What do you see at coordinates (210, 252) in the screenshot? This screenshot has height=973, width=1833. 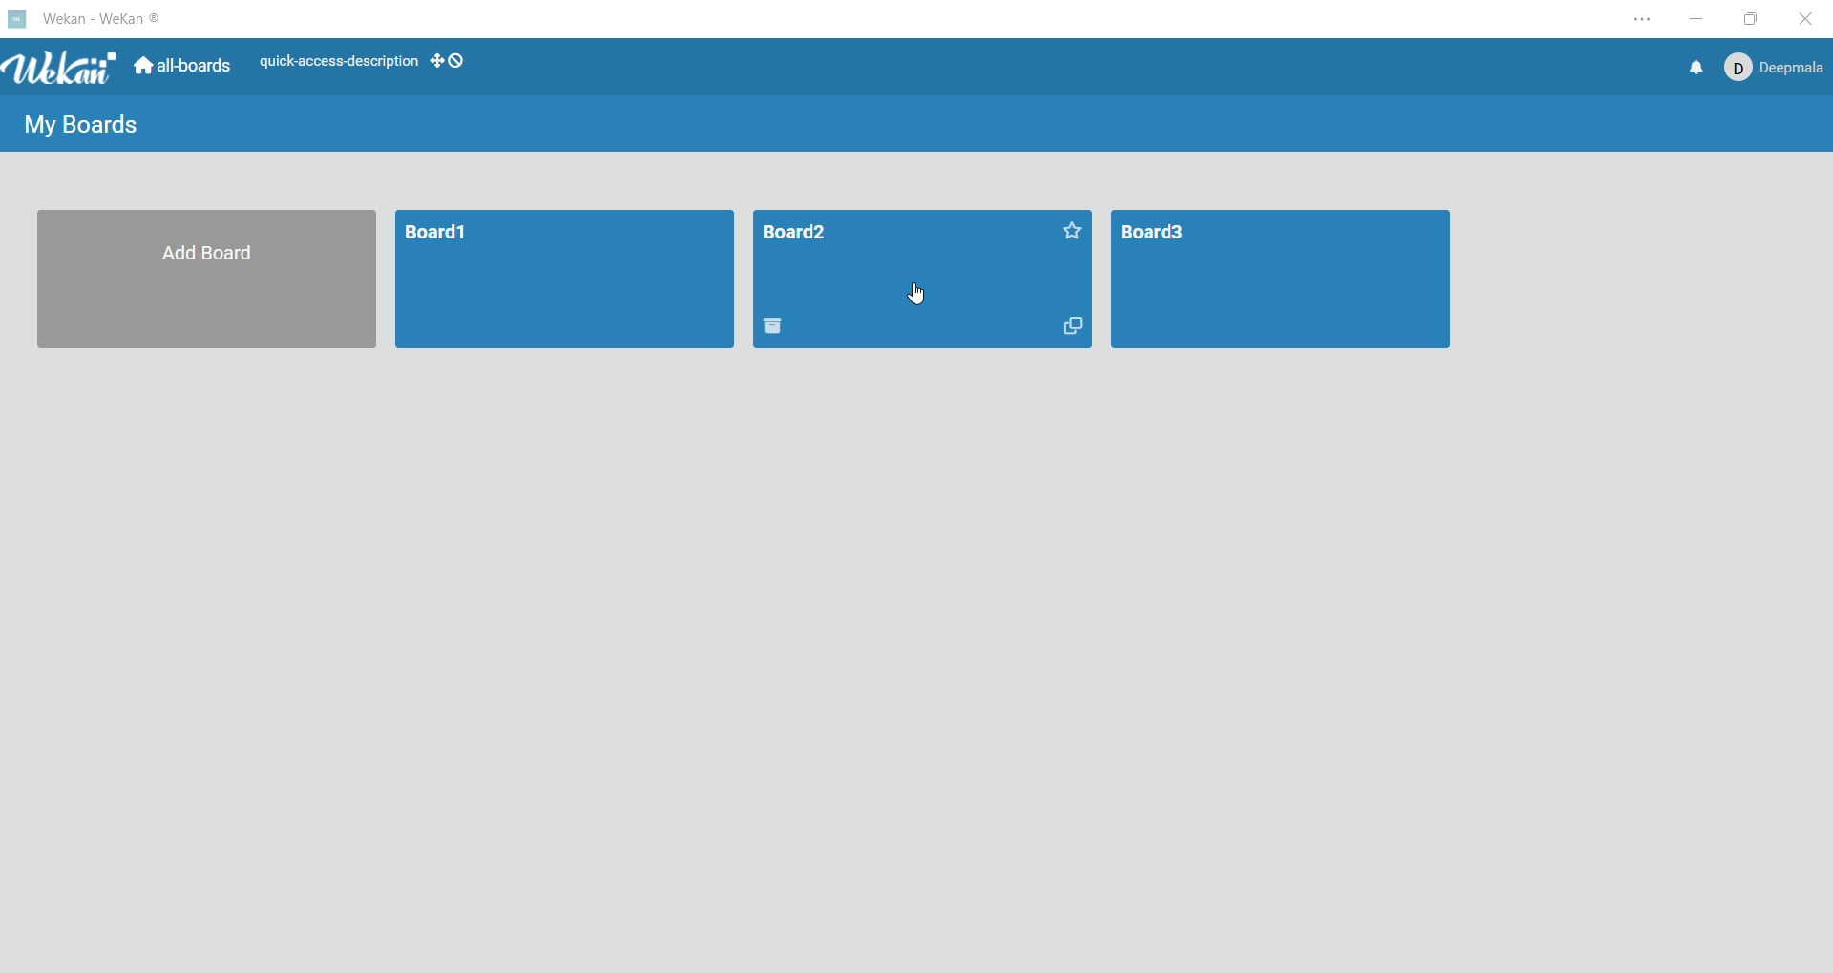 I see `add board` at bounding box center [210, 252].